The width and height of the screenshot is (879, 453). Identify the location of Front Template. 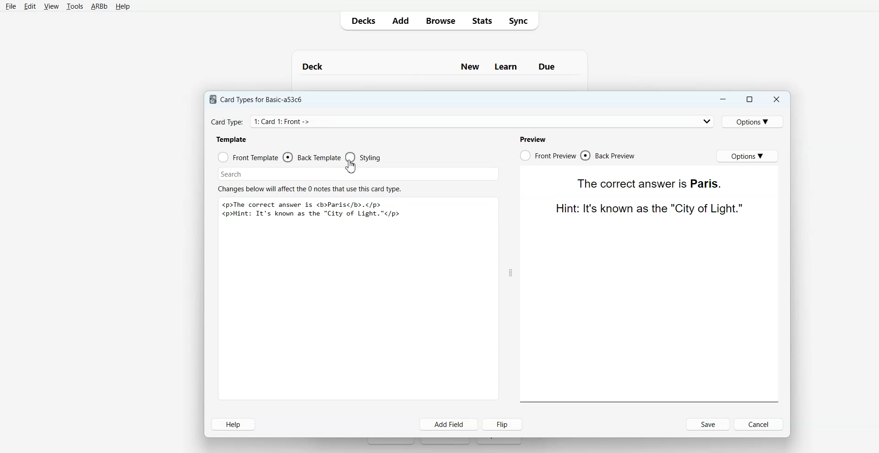
(248, 157).